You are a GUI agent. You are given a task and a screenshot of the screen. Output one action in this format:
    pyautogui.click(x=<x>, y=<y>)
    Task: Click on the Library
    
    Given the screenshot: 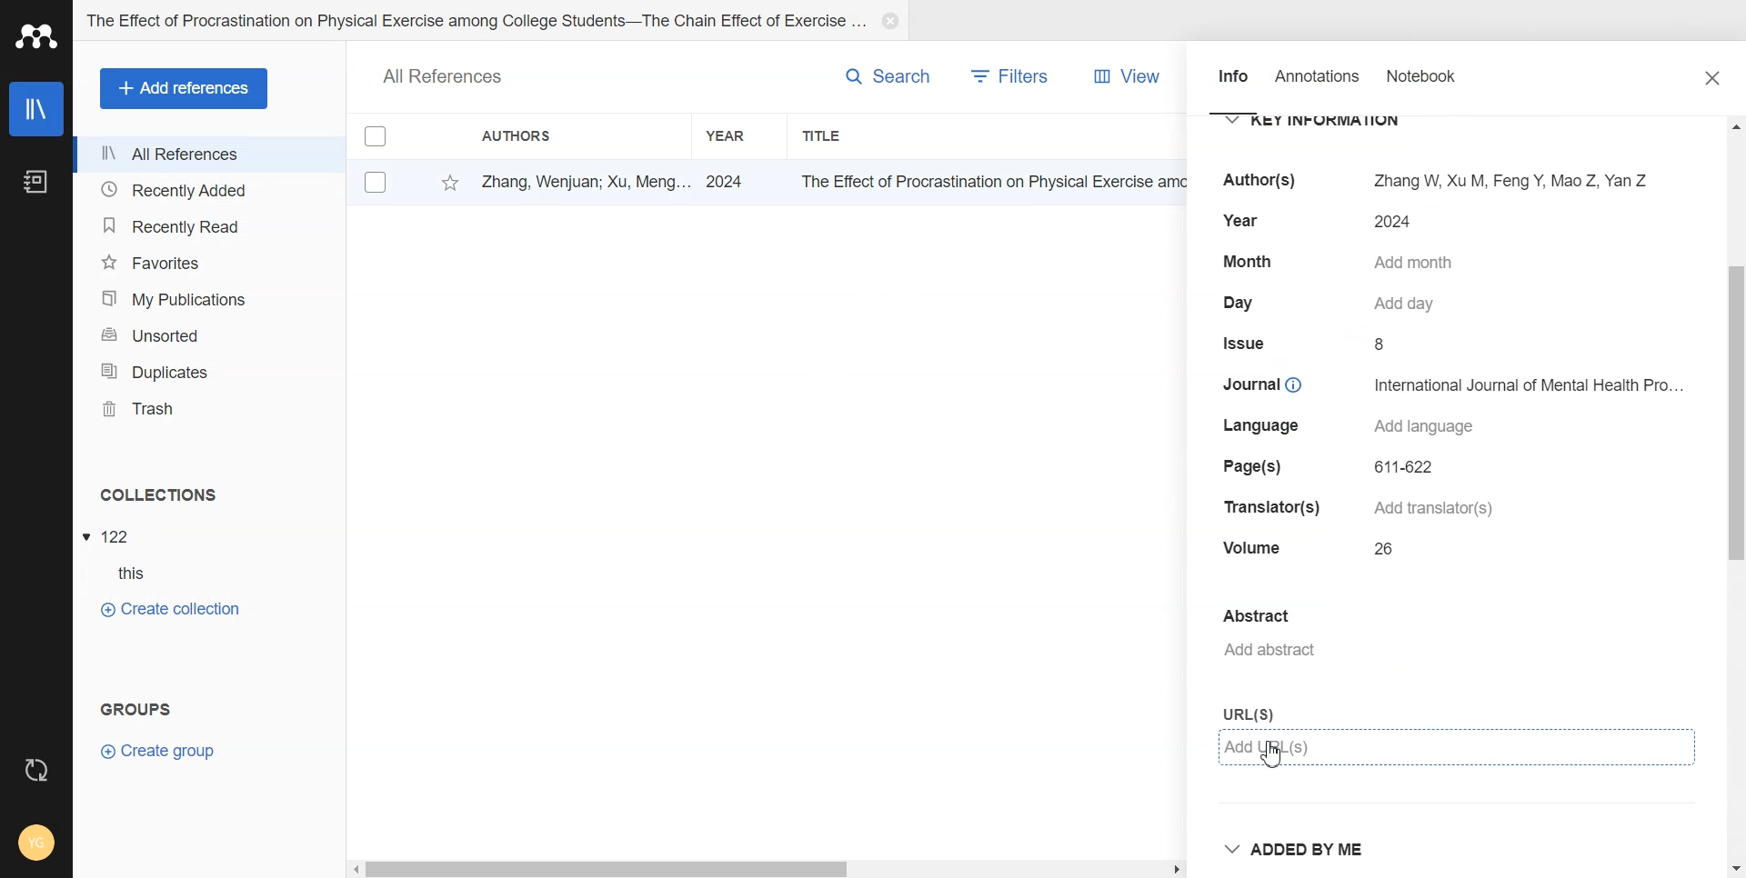 What is the action you would take?
    pyautogui.click(x=35, y=109)
    